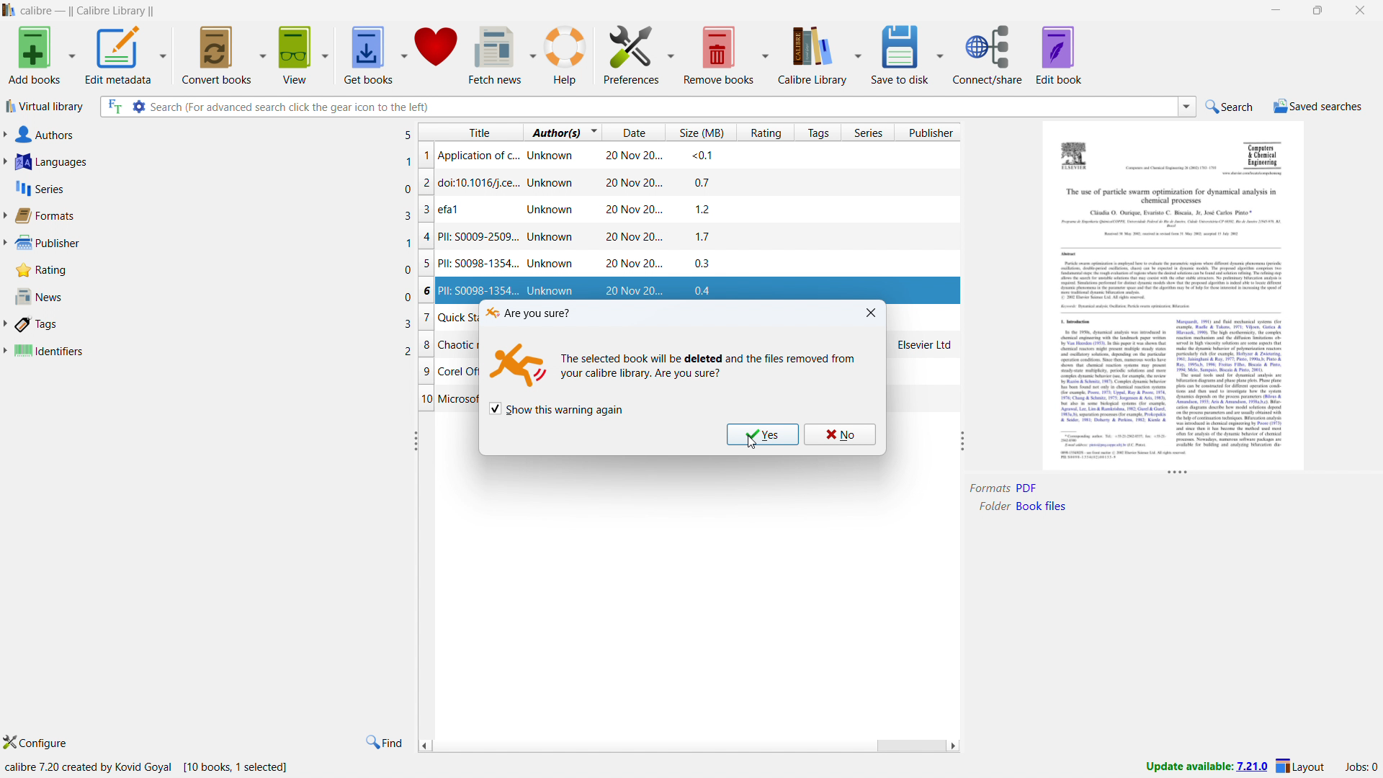 The height and width of the screenshot is (778, 1383). What do you see at coordinates (1189, 766) in the screenshot?
I see `Update available:` at bounding box center [1189, 766].